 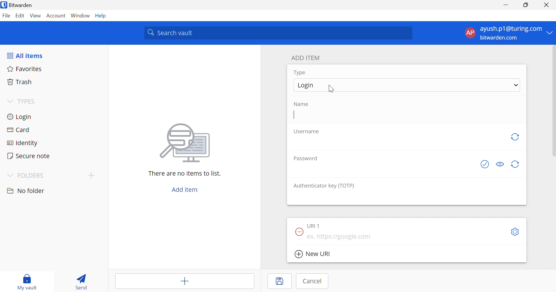 I want to click on Dropdown, so click(x=9, y=101).